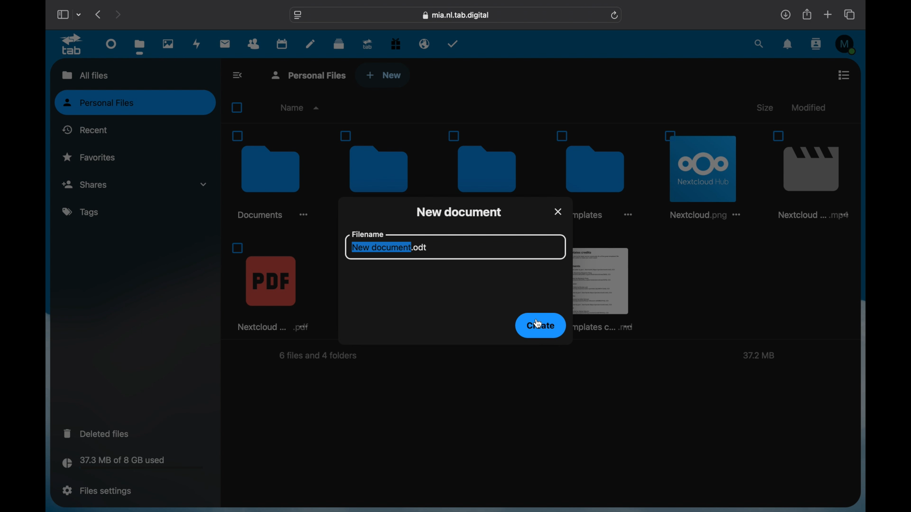 This screenshot has width=911, height=512. What do you see at coordinates (62, 14) in the screenshot?
I see `show sidebar` at bounding box center [62, 14].